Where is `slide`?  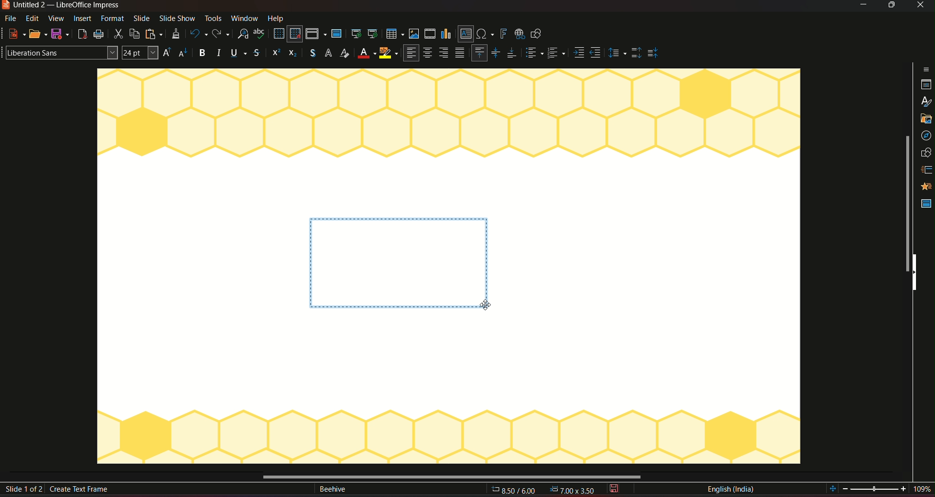
slide is located at coordinates (141, 19).